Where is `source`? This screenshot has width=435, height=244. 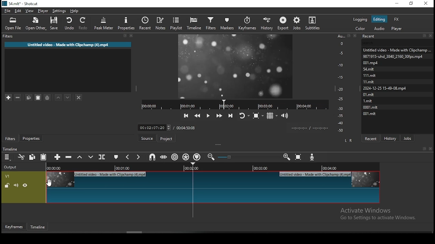 source is located at coordinates (147, 138).